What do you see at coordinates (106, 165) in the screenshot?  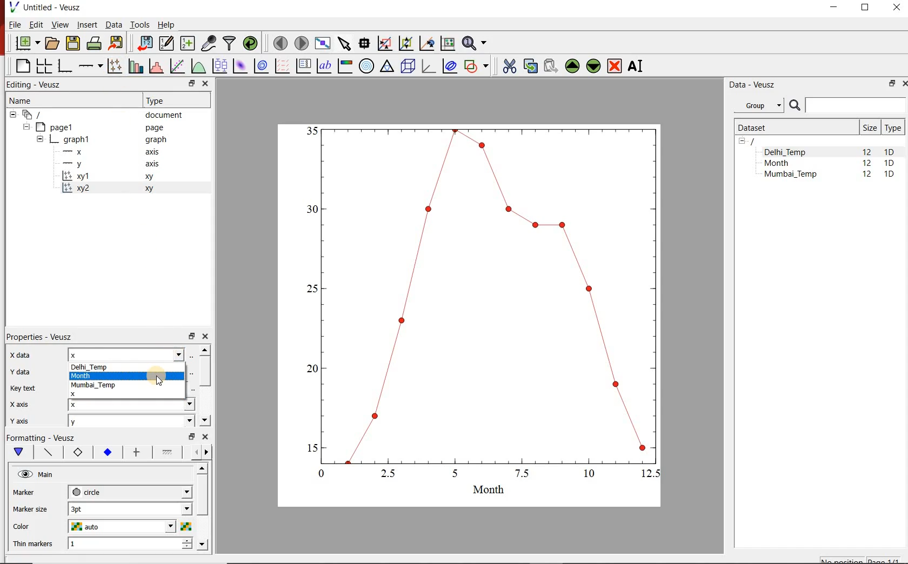 I see `-y axis` at bounding box center [106, 165].